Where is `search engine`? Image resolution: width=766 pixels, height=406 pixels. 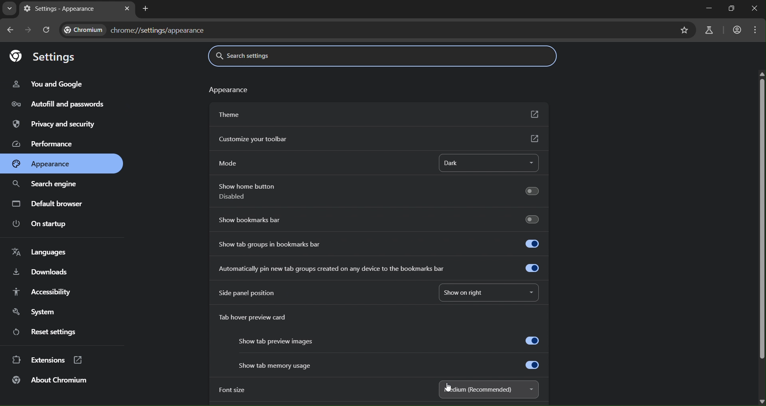 search engine is located at coordinates (44, 184).